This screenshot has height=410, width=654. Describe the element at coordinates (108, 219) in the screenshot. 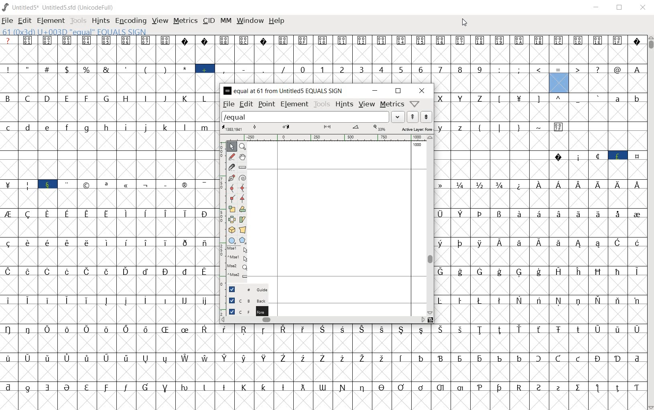

I see `glyphs` at that location.